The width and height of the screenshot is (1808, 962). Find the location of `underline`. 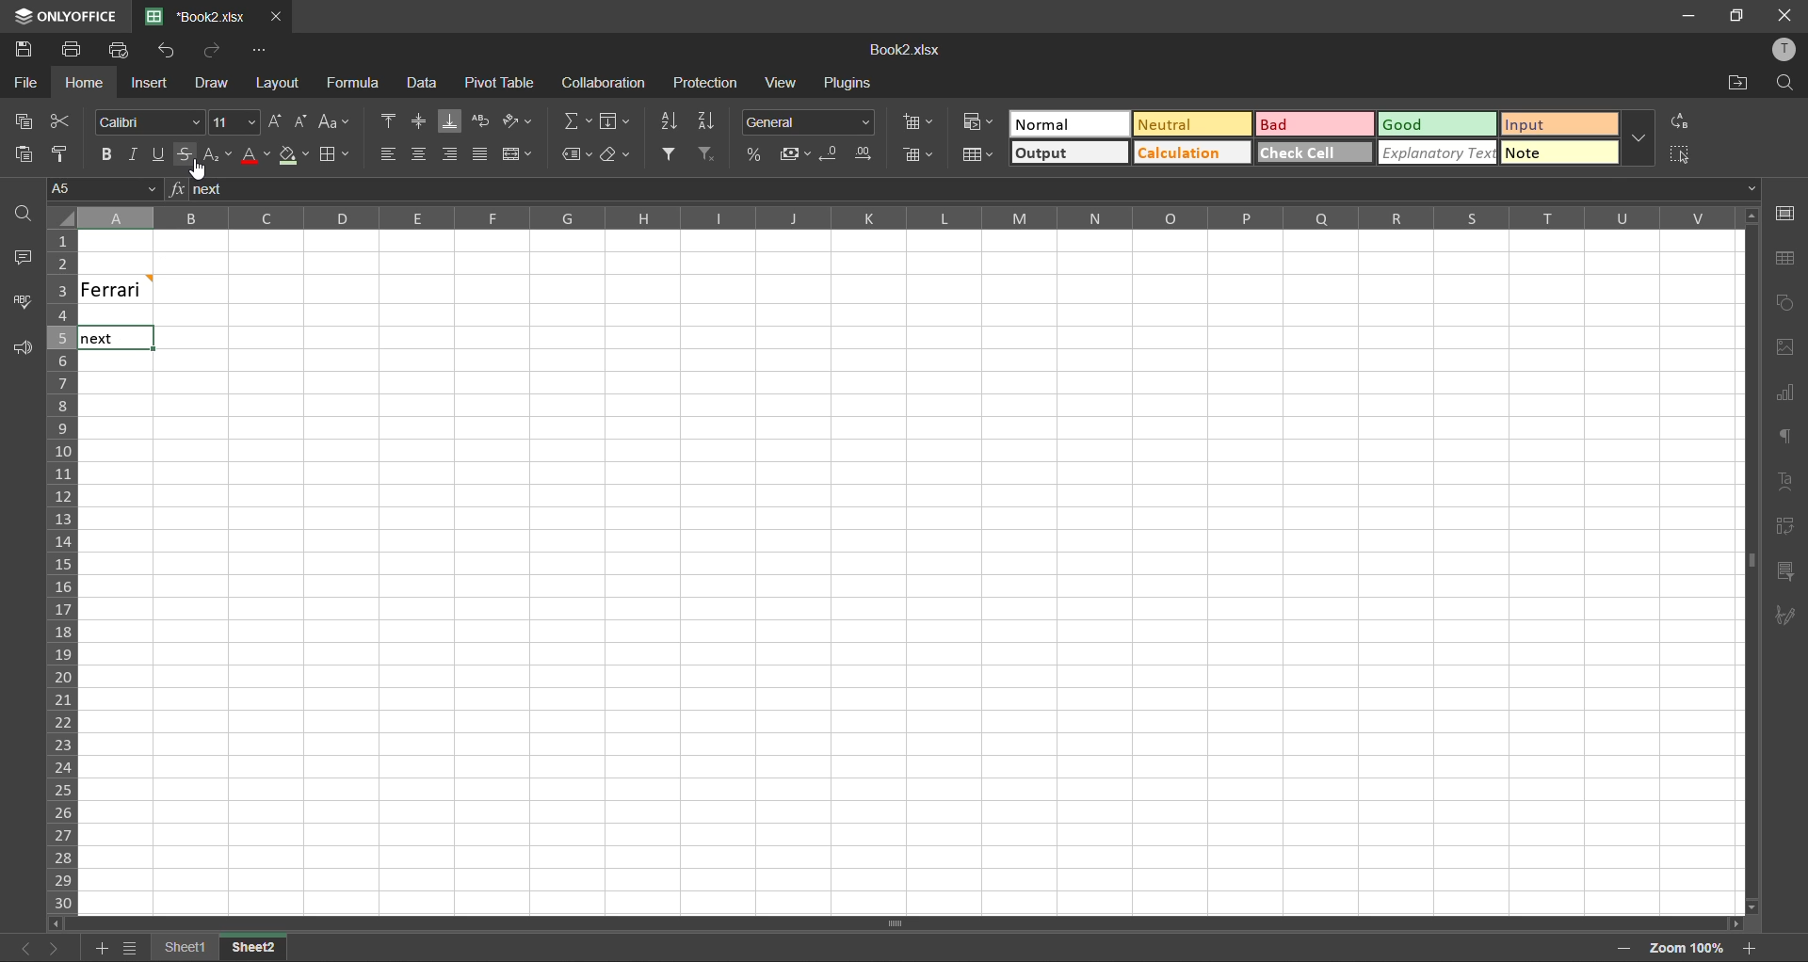

underline is located at coordinates (159, 154).